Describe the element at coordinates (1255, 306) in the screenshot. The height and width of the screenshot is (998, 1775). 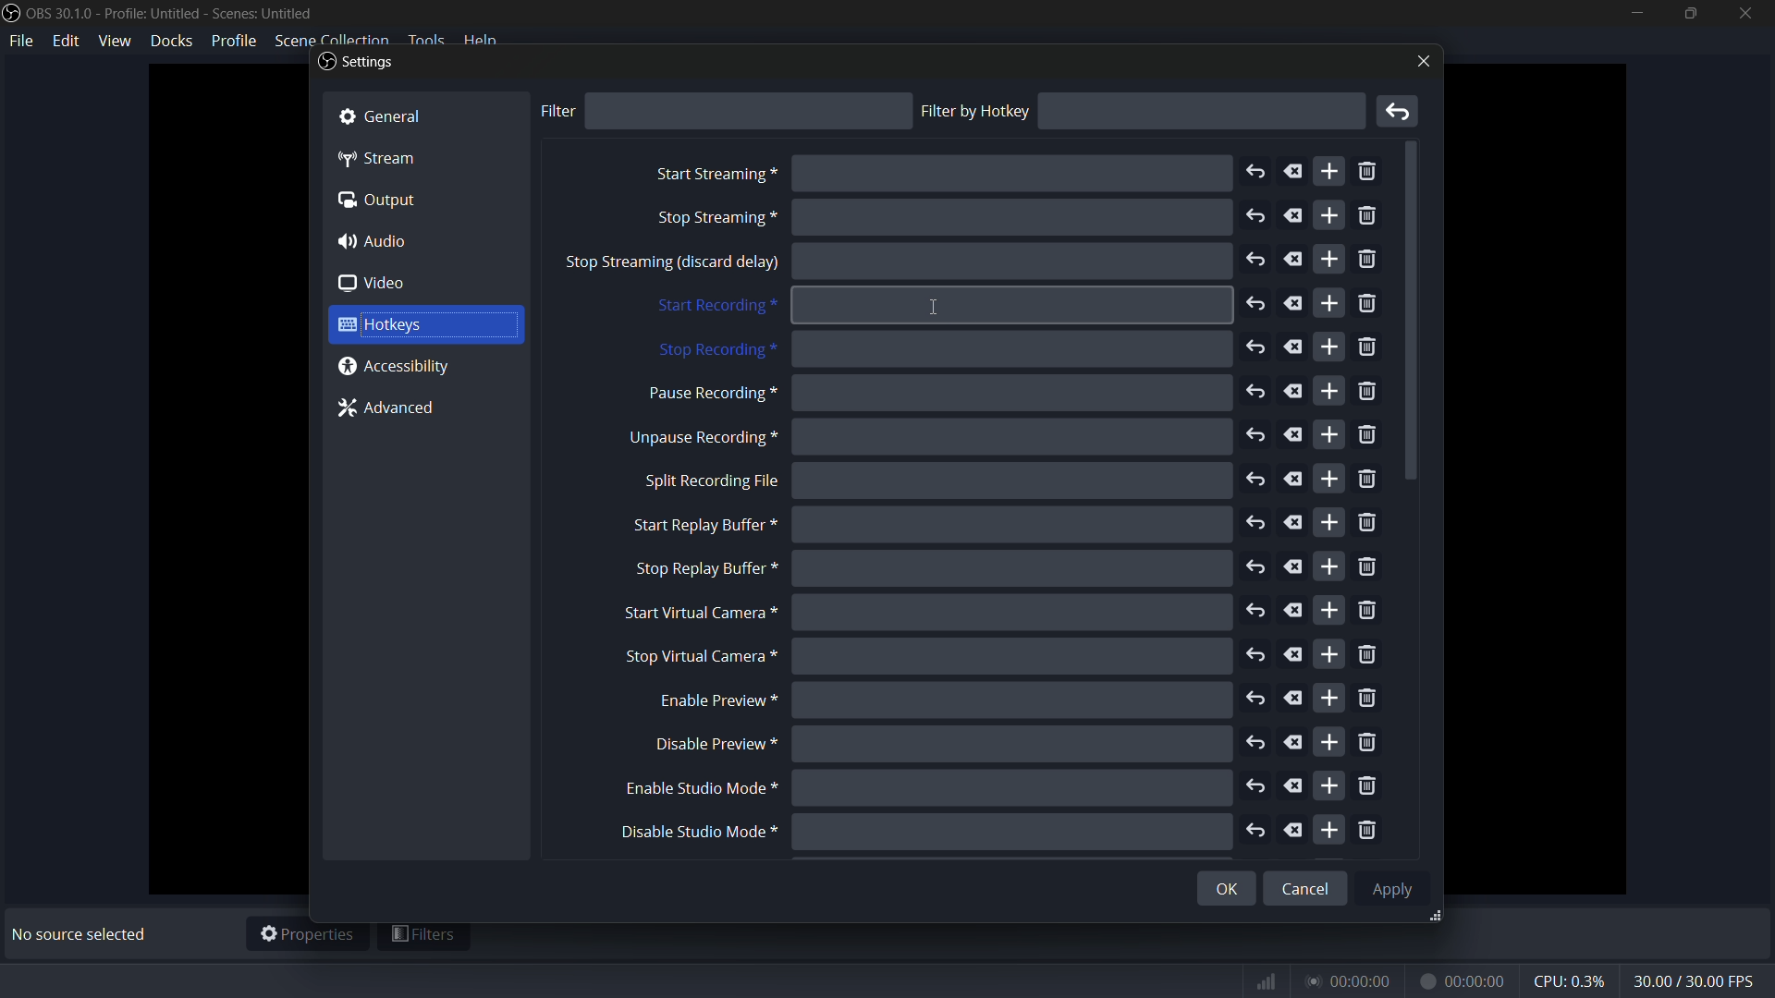
I see `undo` at that location.